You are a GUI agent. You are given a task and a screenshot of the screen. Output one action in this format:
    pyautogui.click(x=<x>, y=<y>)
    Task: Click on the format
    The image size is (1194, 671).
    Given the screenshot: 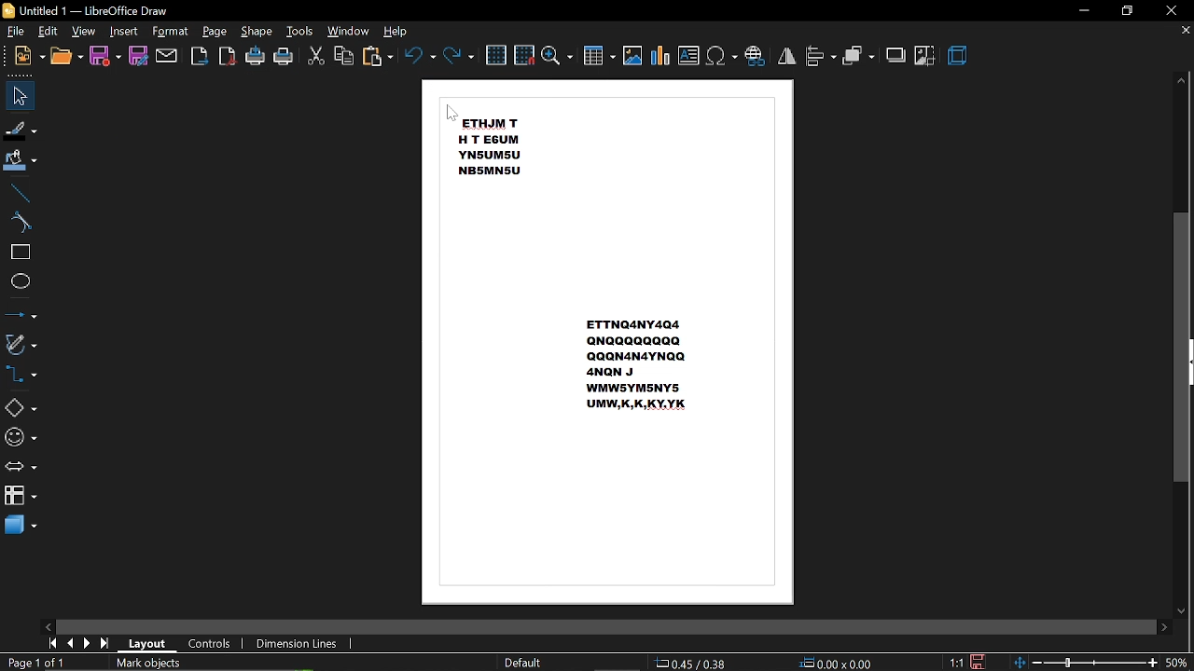 What is the action you would take?
    pyautogui.click(x=171, y=32)
    